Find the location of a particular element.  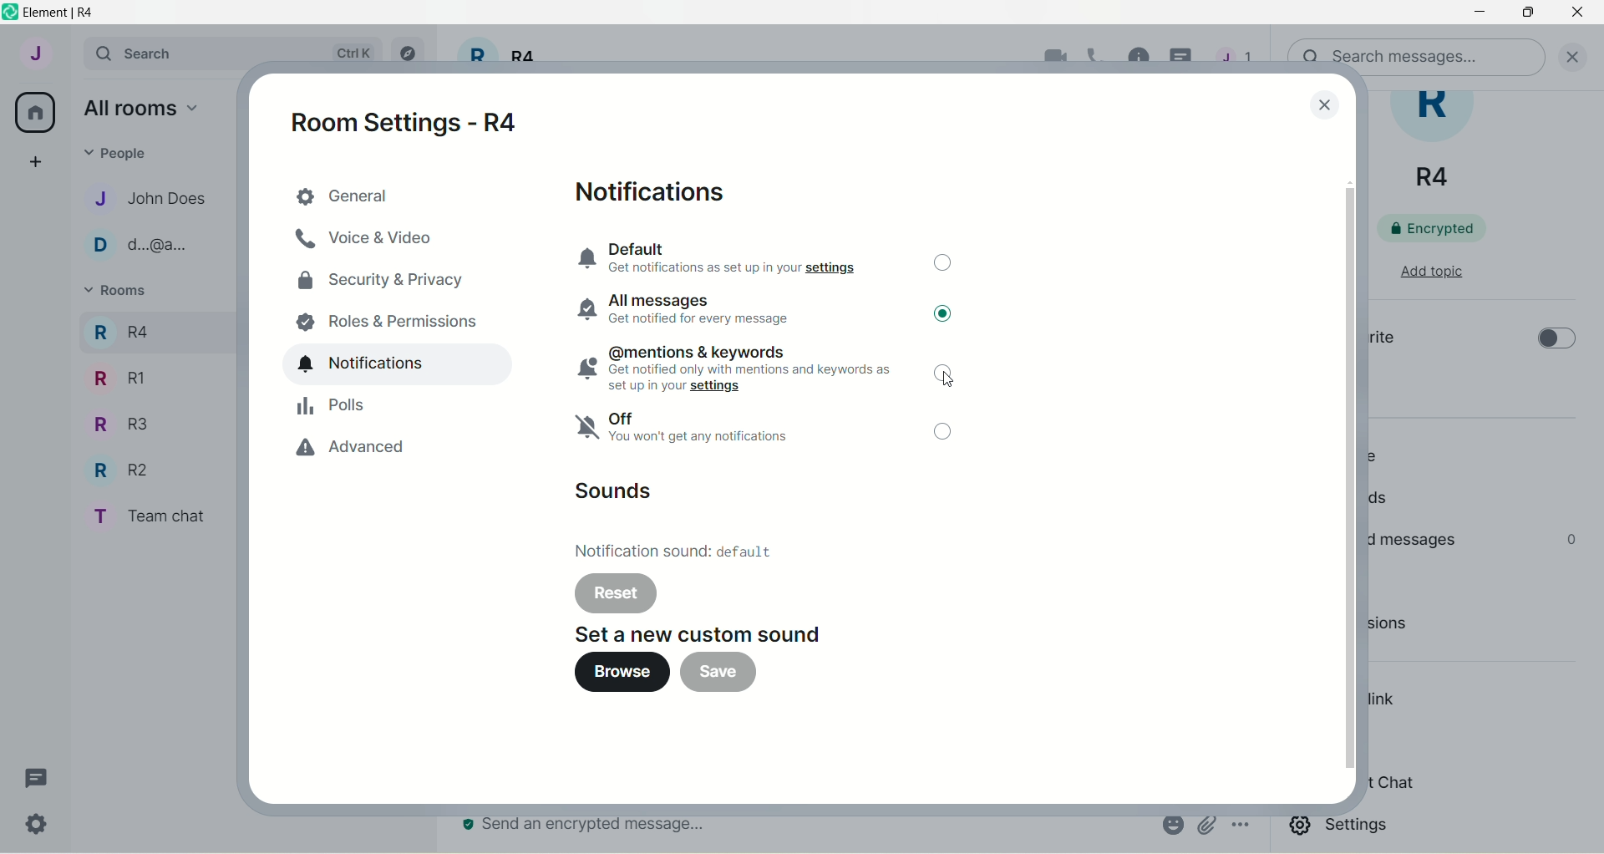

encrypted is located at coordinates (1443, 227).